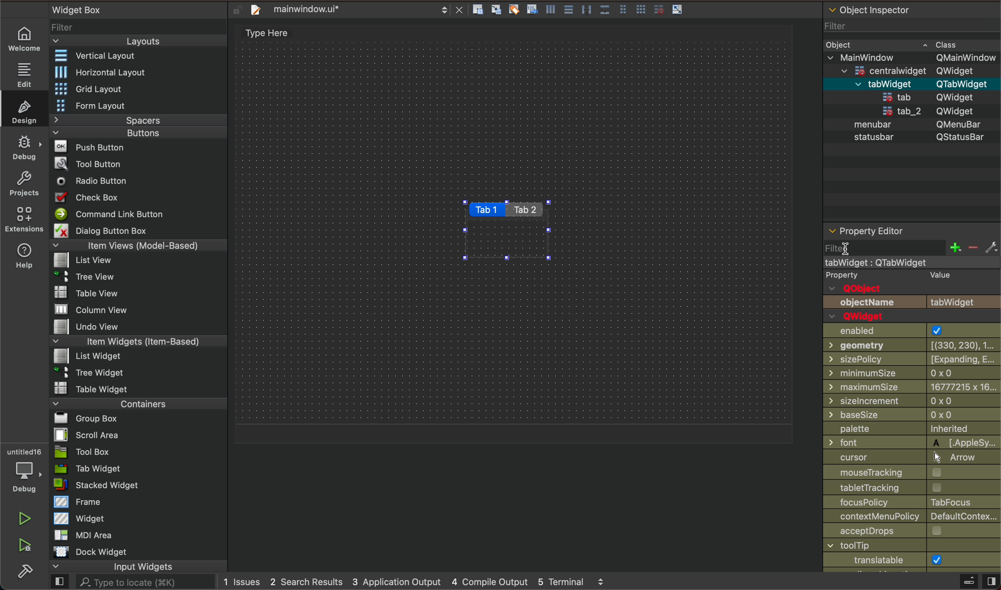 The height and width of the screenshot is (590, 1001). Describe the element at coordinates (613, 9) in the screenshot. I see `layout actions` at that location.